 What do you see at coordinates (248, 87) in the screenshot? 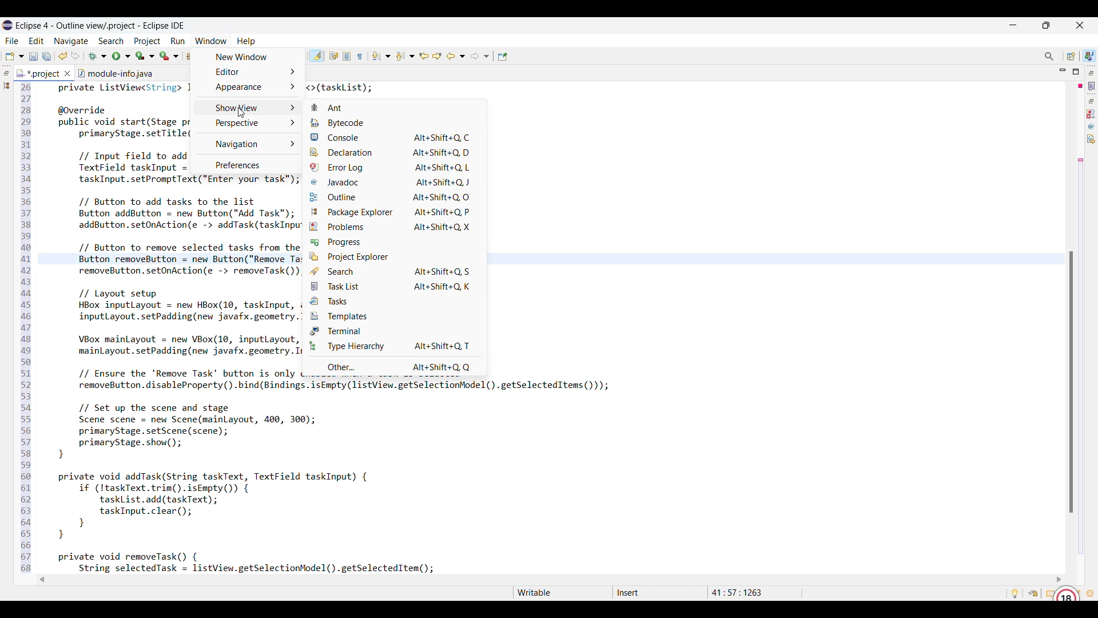
I see `Appearance options` at bounding box center [248, 87].